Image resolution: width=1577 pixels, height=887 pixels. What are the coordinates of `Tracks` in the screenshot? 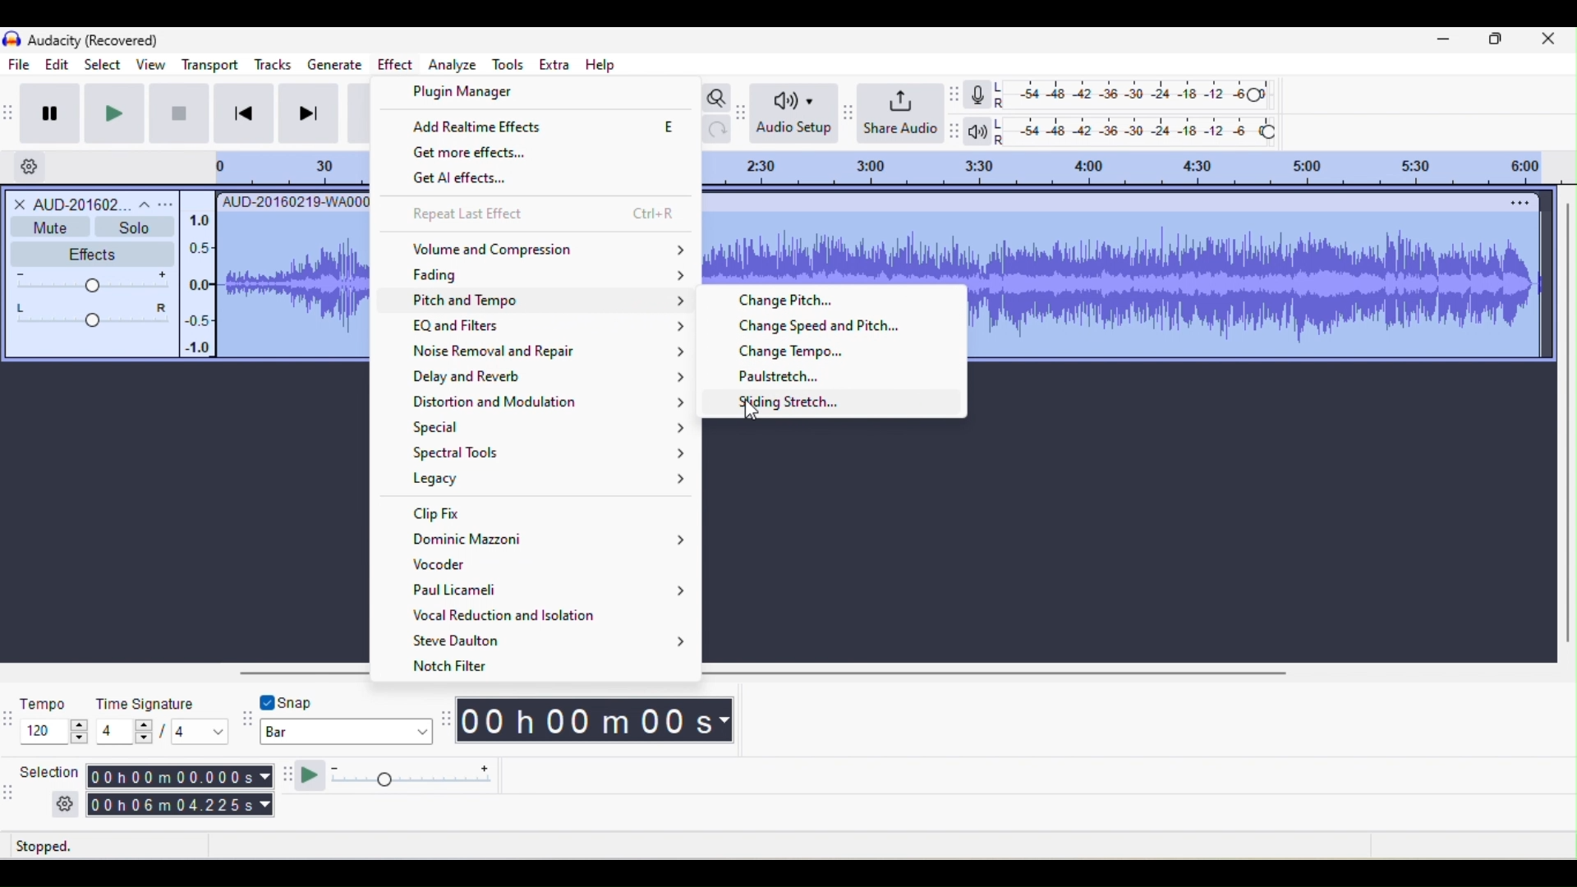 It's located at (274, 62).